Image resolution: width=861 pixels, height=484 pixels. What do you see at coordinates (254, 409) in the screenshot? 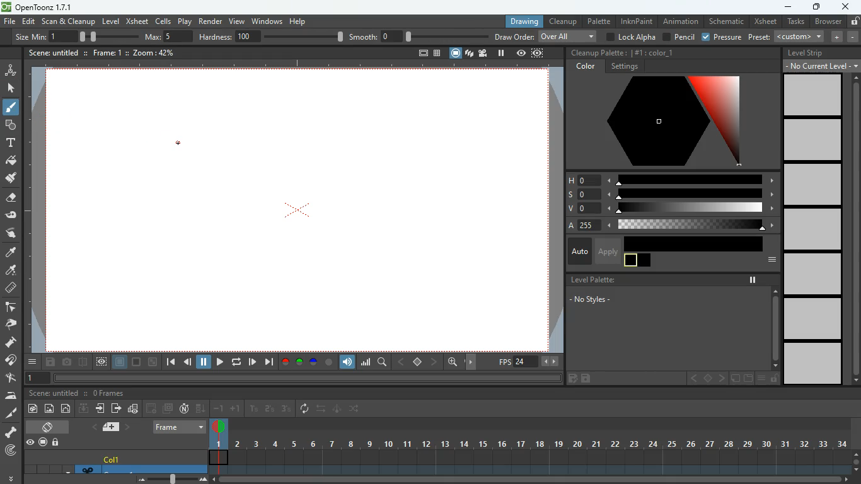
I see `1` at bounding box center [254, 409].